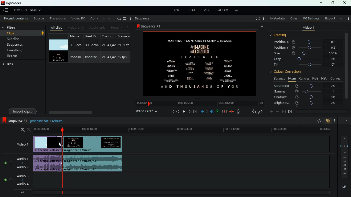 The width and height of the screenshot is (351, 197). Describe the element at coordinates (311, 18) in the screenshot. I see `fx settings` at that location.